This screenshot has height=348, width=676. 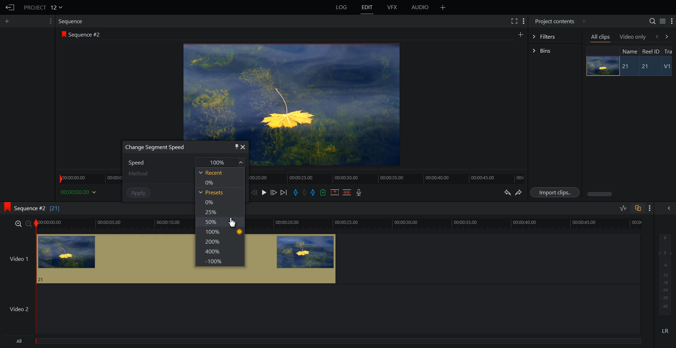 I want to click on Move forward, so click(x=284, y=193).